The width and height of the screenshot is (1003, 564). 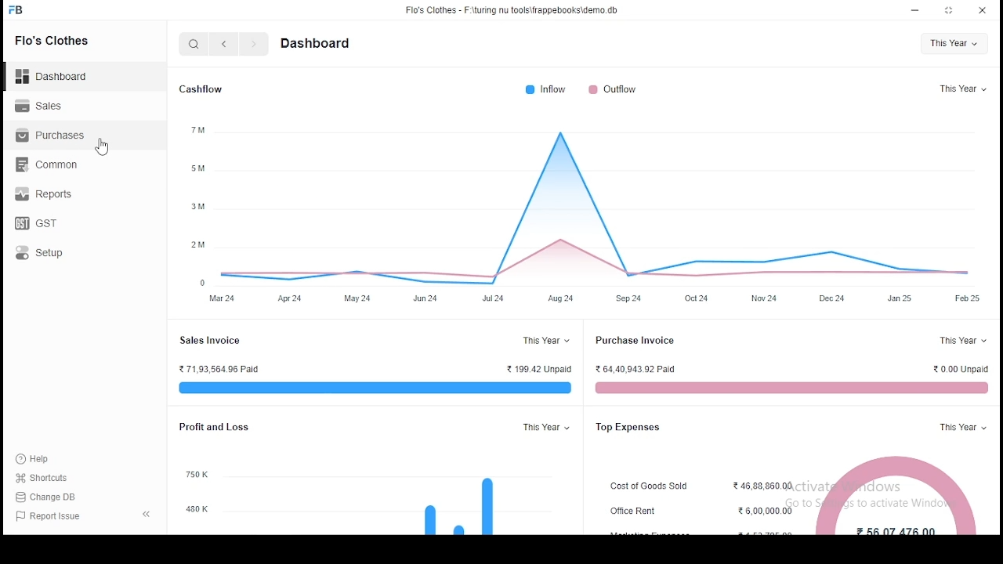 What do you see at coordinates (961, 369) in the screenshot?
I see `0.00 unpaid` at bounding box center [961, 369].